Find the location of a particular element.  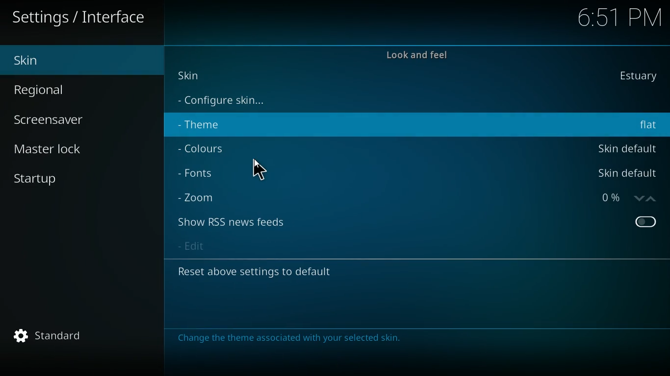

Cursor is located at coordinates (258, 169).